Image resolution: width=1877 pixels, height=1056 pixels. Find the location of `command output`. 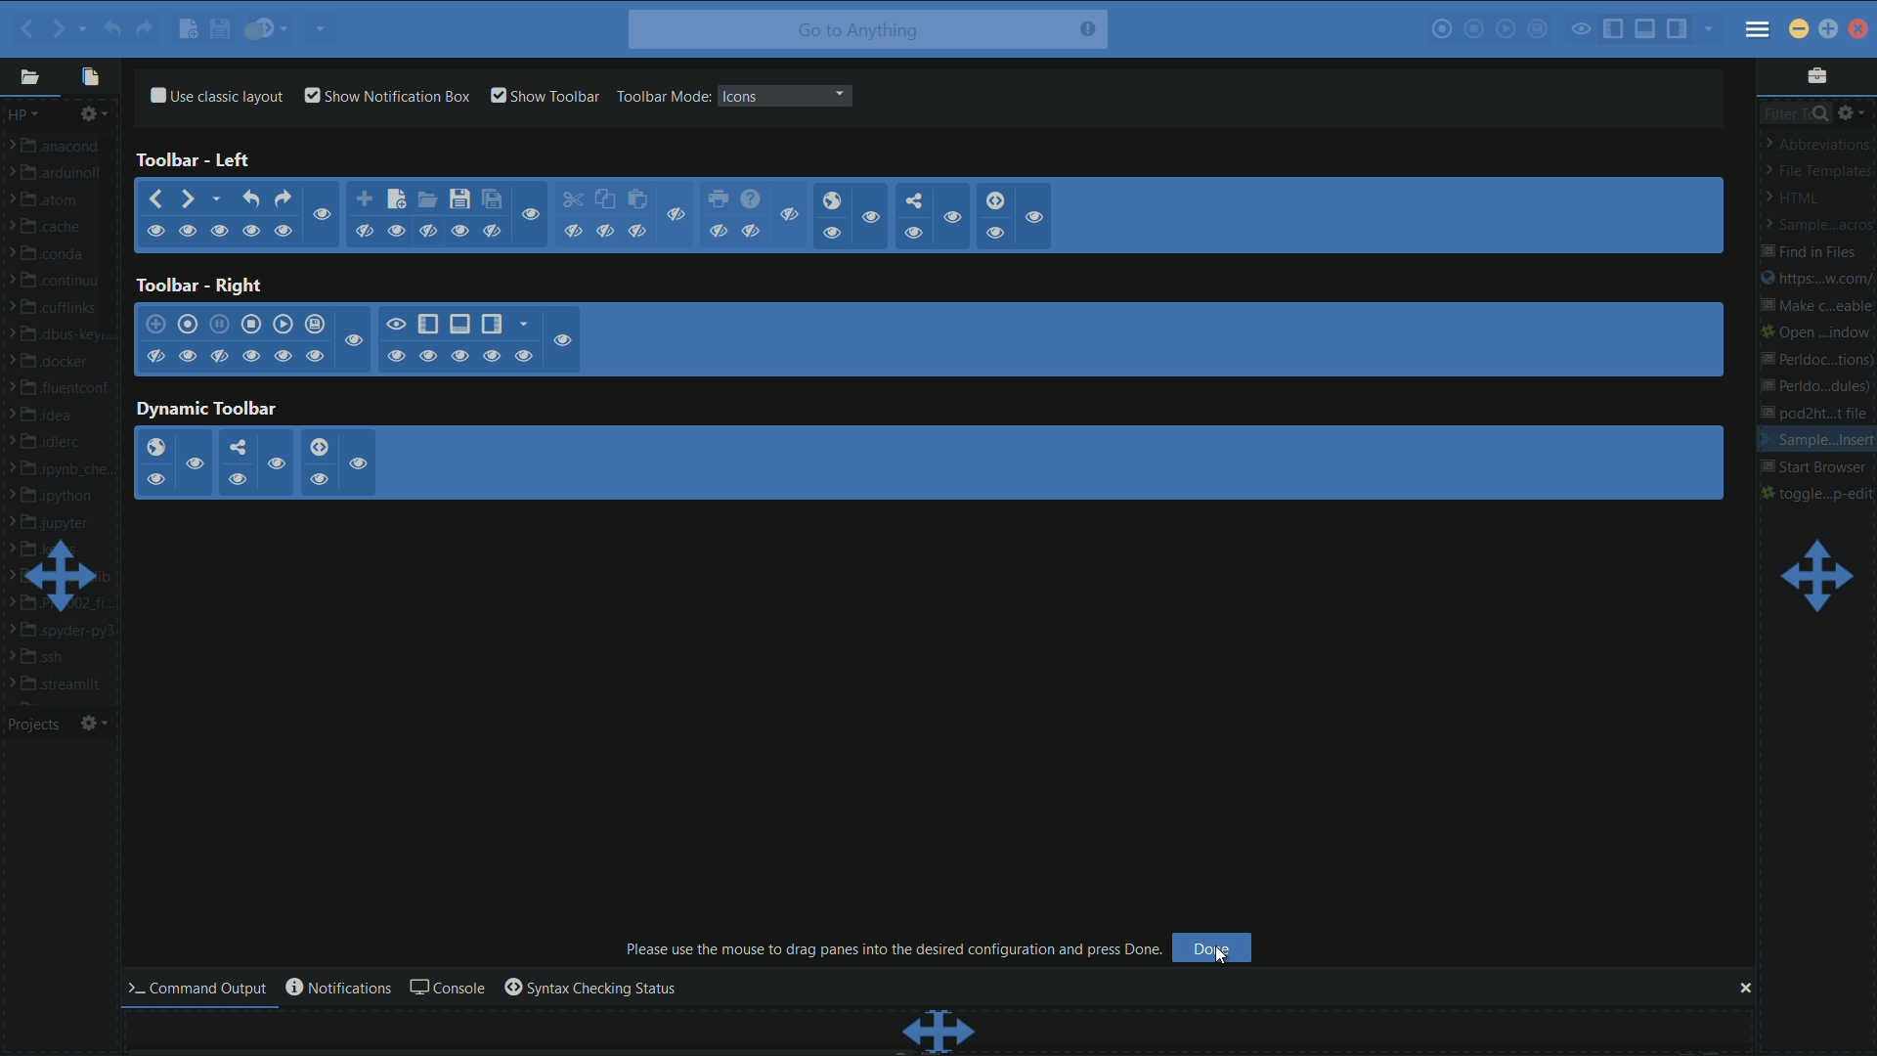

command output is located at coordinates (202, 988).